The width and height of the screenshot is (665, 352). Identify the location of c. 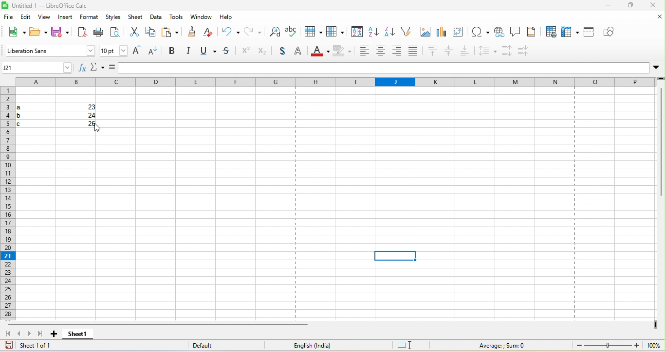
(26, 123).